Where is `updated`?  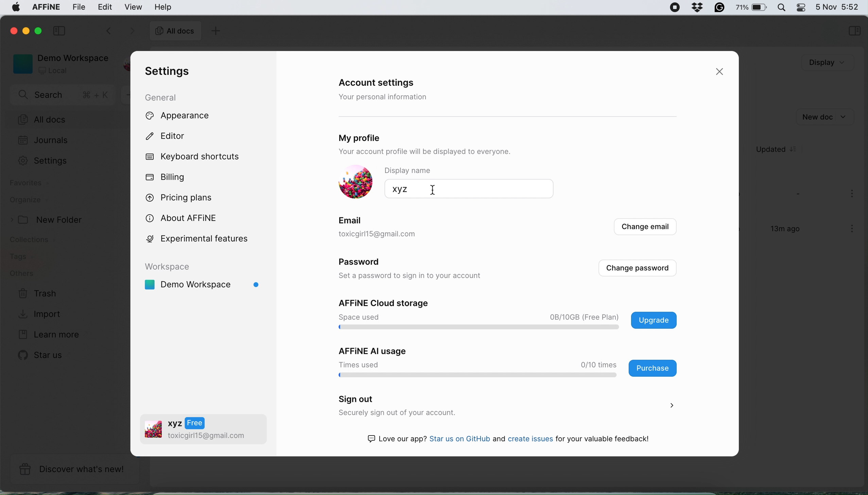 updated is located at coordinates (781, 150).